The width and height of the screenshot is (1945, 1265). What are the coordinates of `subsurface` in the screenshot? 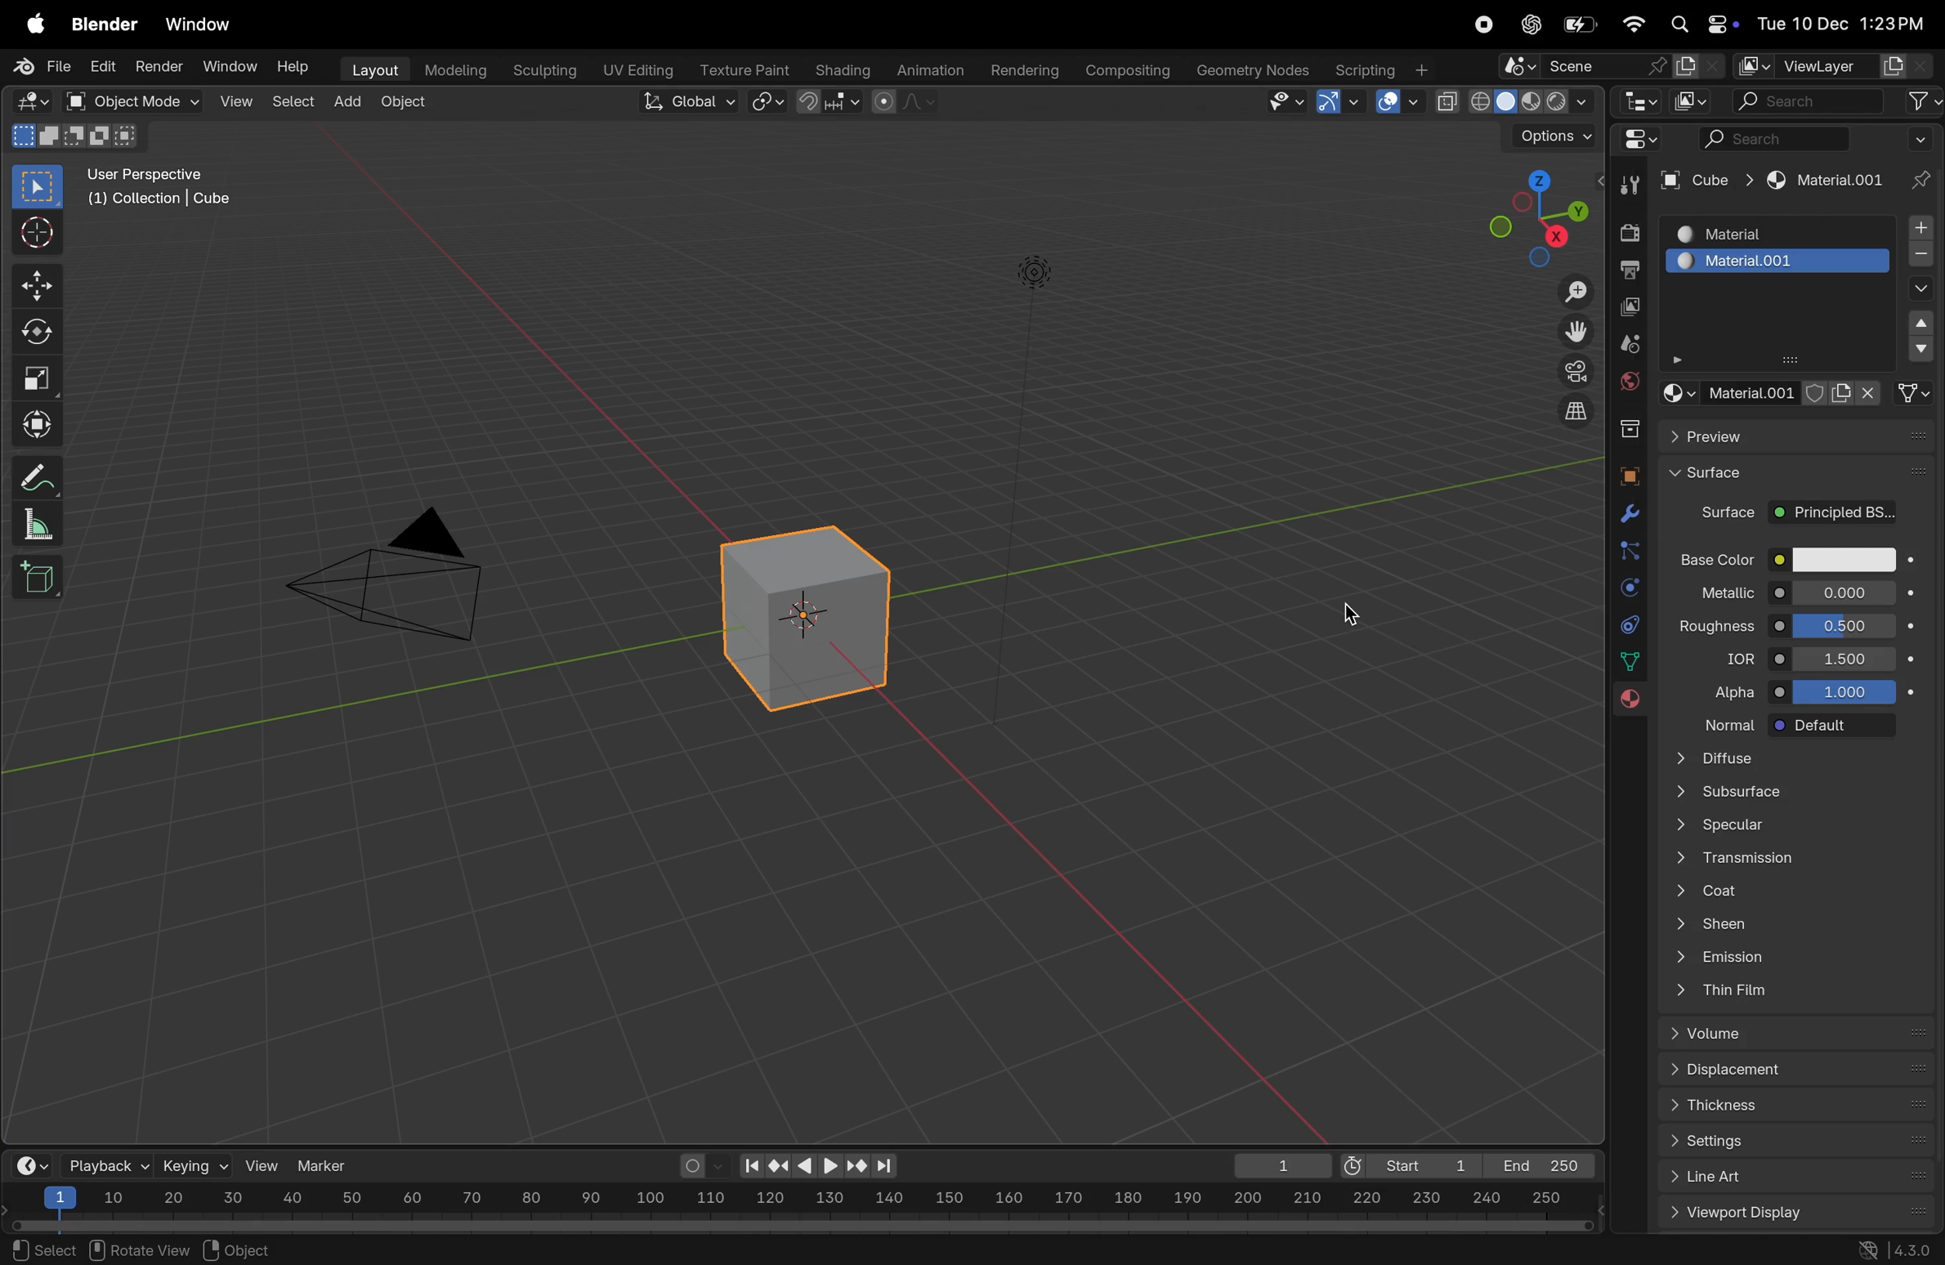 It's located at (1786, 793).